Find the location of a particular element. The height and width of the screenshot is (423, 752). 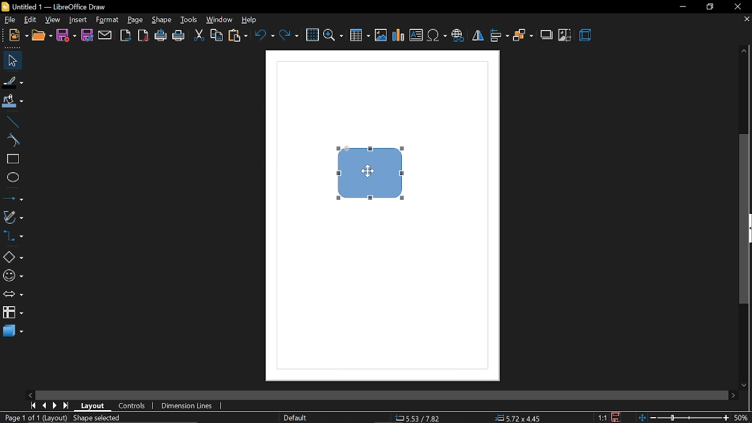

window is located at coordinates (220, 20).